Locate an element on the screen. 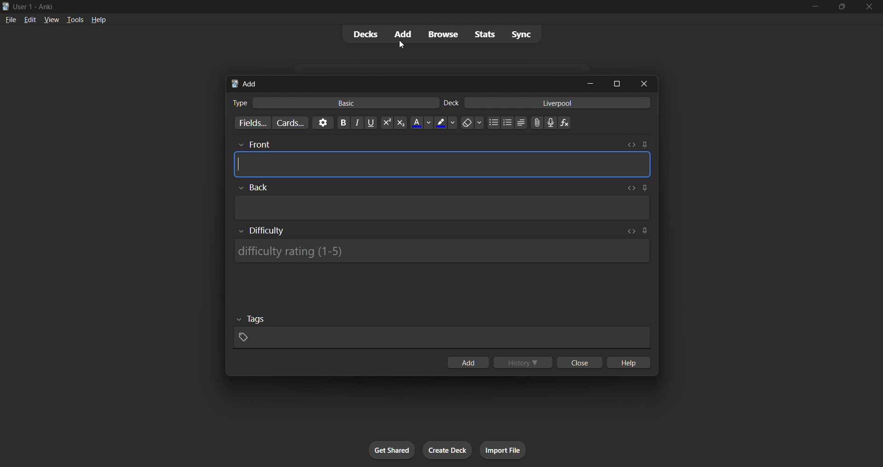  get shared is located at coordinates (393, 450).